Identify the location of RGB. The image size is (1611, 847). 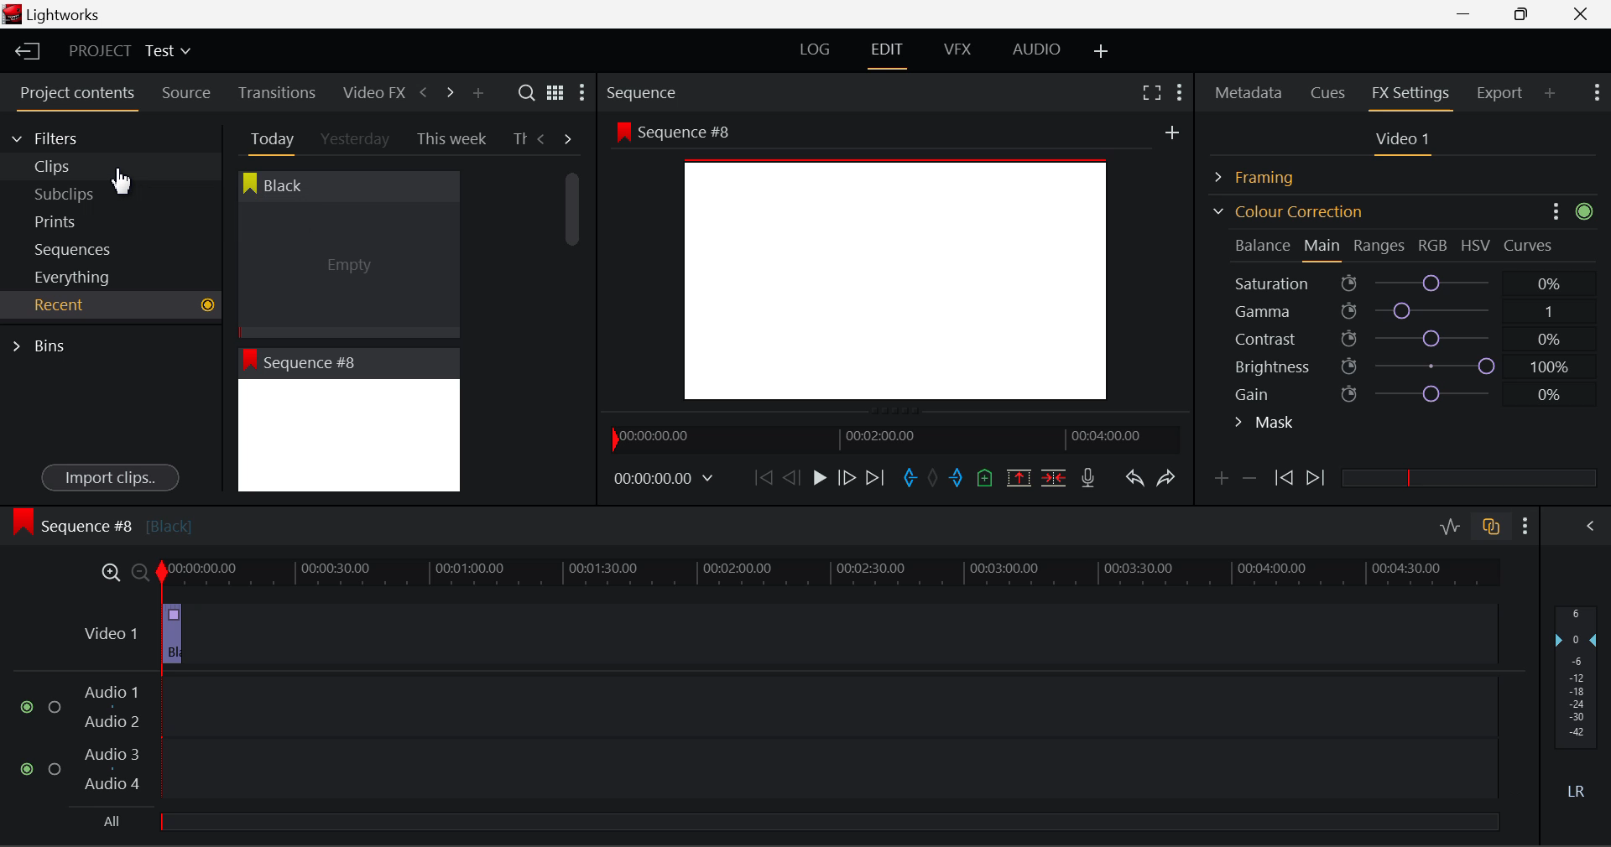
(1434, 247).